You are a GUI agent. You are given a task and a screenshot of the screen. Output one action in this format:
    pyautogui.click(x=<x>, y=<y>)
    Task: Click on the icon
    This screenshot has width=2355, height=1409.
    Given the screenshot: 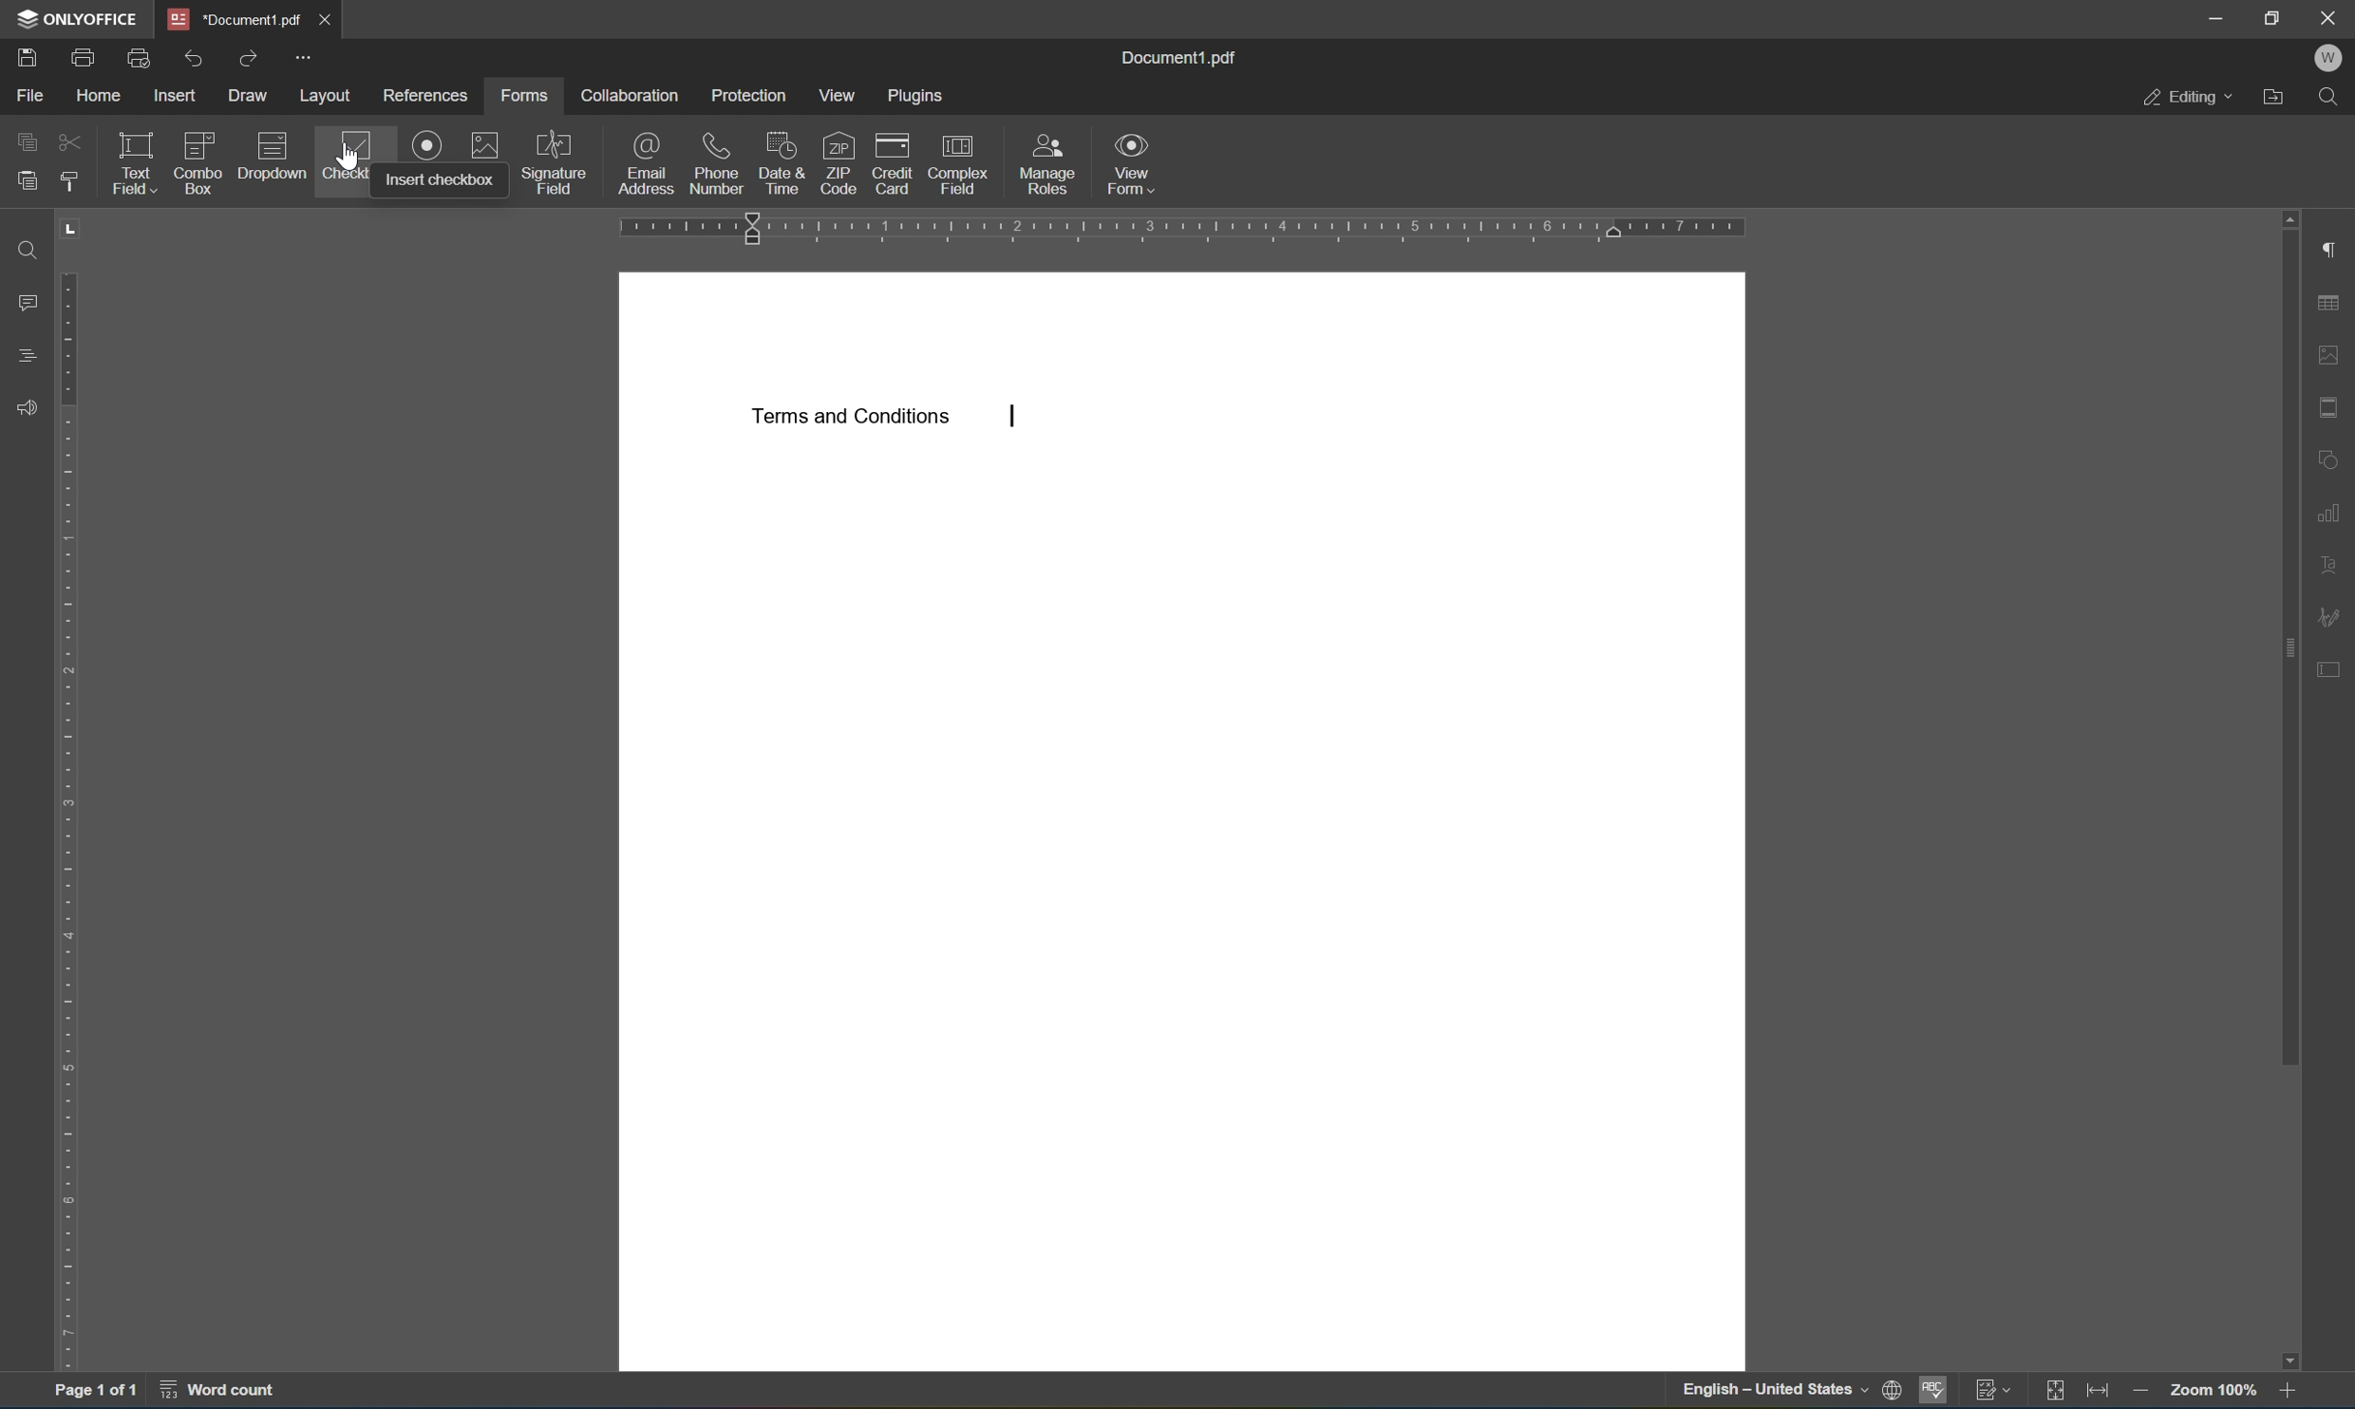 What is the action you would take?
    pyautogui.click(x=483, y=146)
    